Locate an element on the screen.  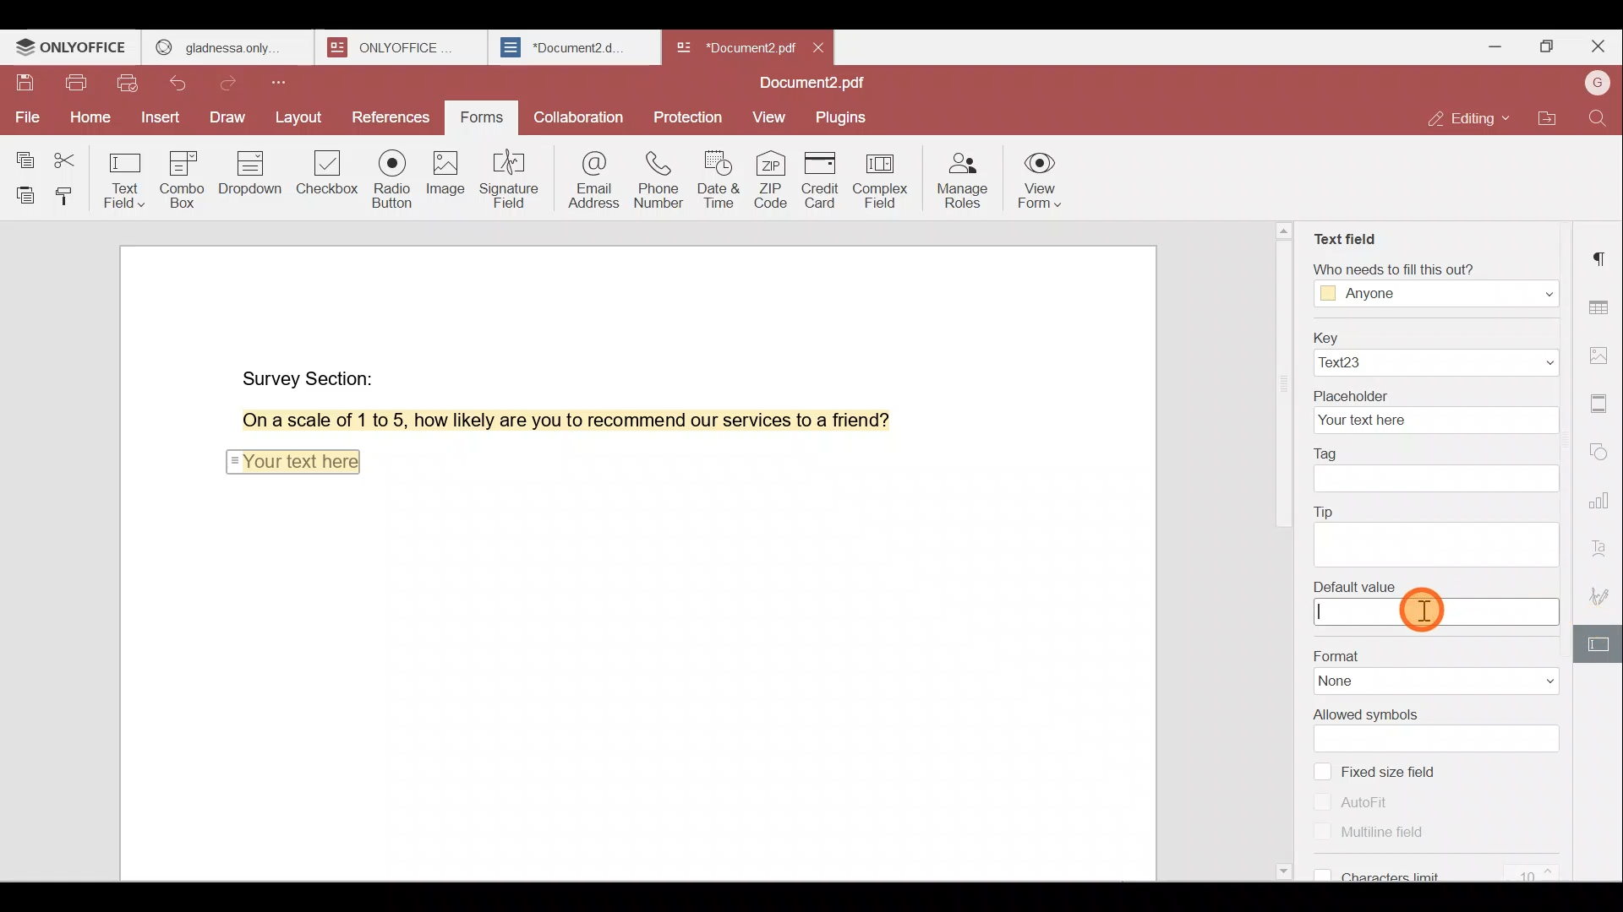
Minimize is located at coordinates (1490, 45).